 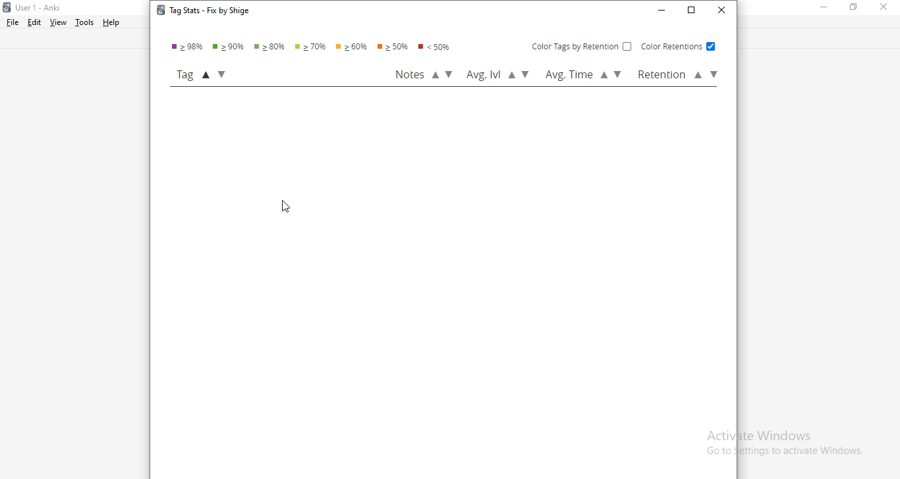 I want to click on >60%, so click(x=352, y=47).